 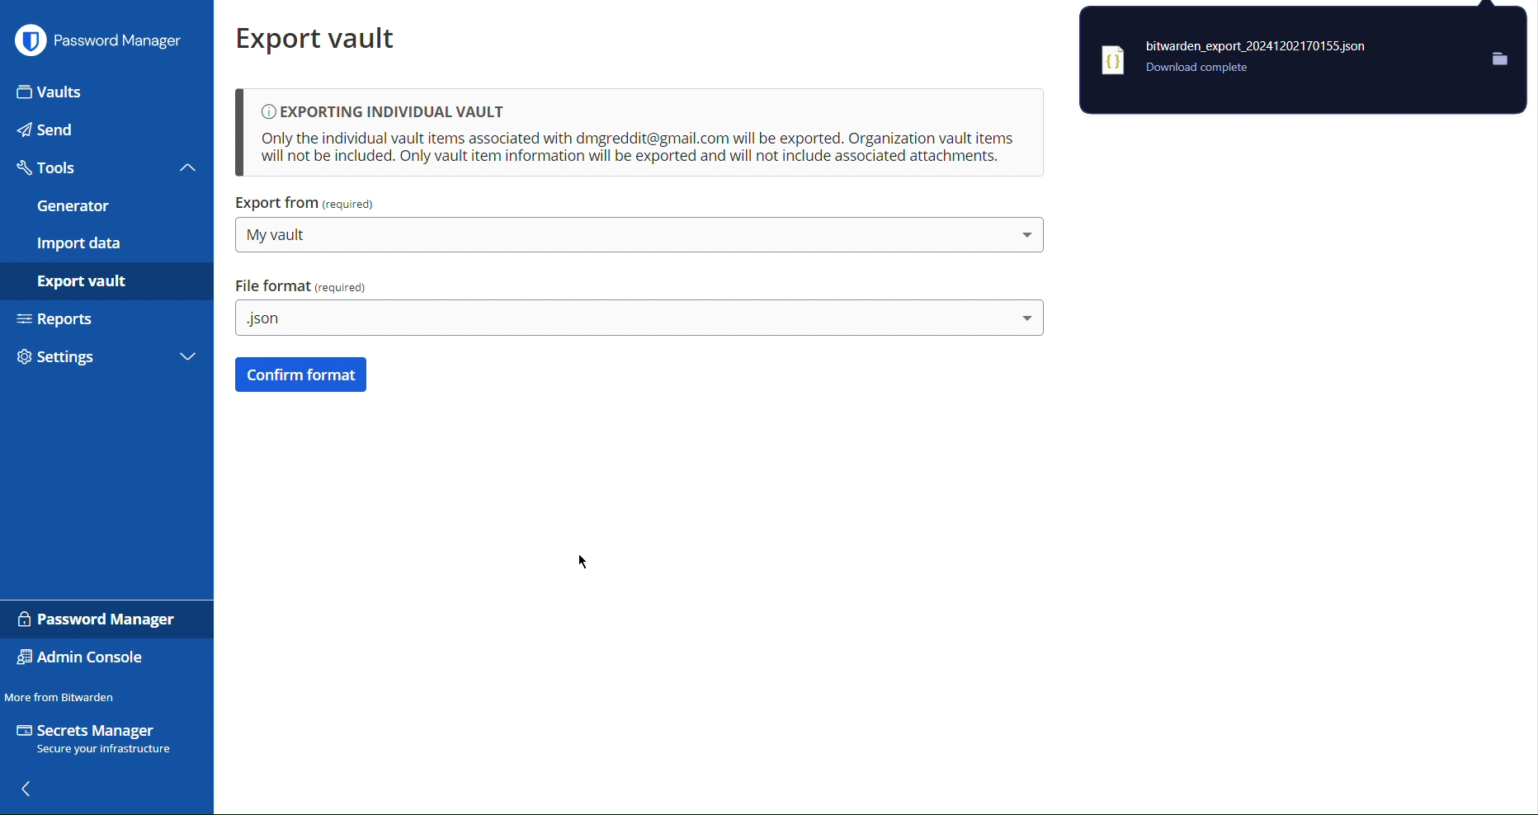 I want to click on Move from Bitwarden, so click(x=63, y=694).